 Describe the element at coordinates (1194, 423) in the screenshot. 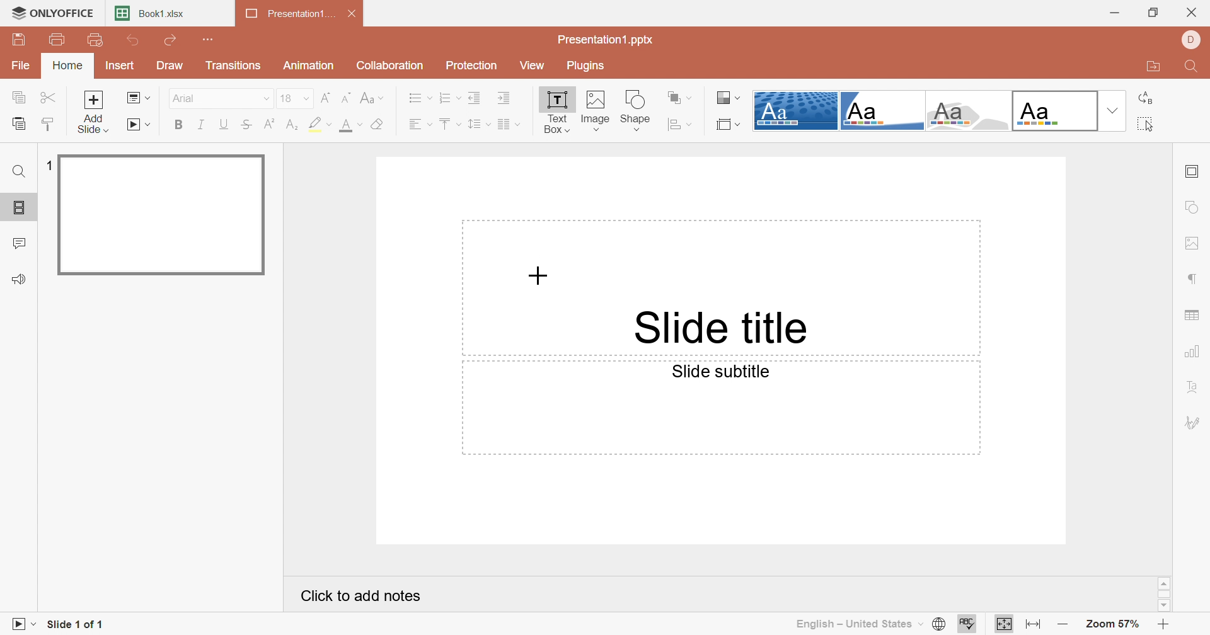

I see `Signature settings` at that location.